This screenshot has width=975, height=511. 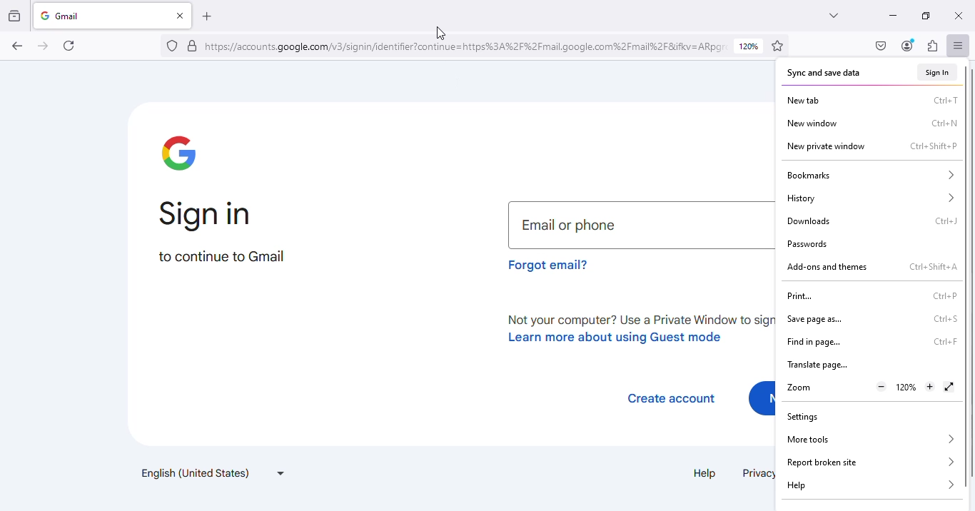 I want to click on history, so click(x=870, y=198).